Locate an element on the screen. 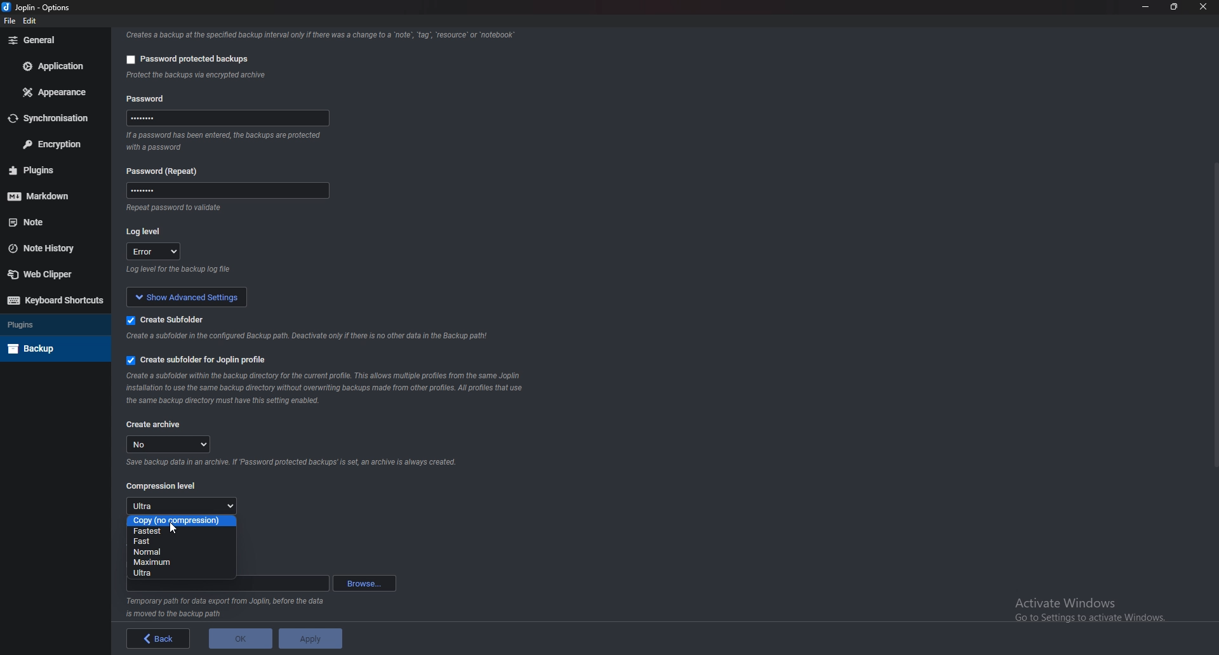 This screenshot has width=1219, height=655. Info is located at coordinates (328, 388).